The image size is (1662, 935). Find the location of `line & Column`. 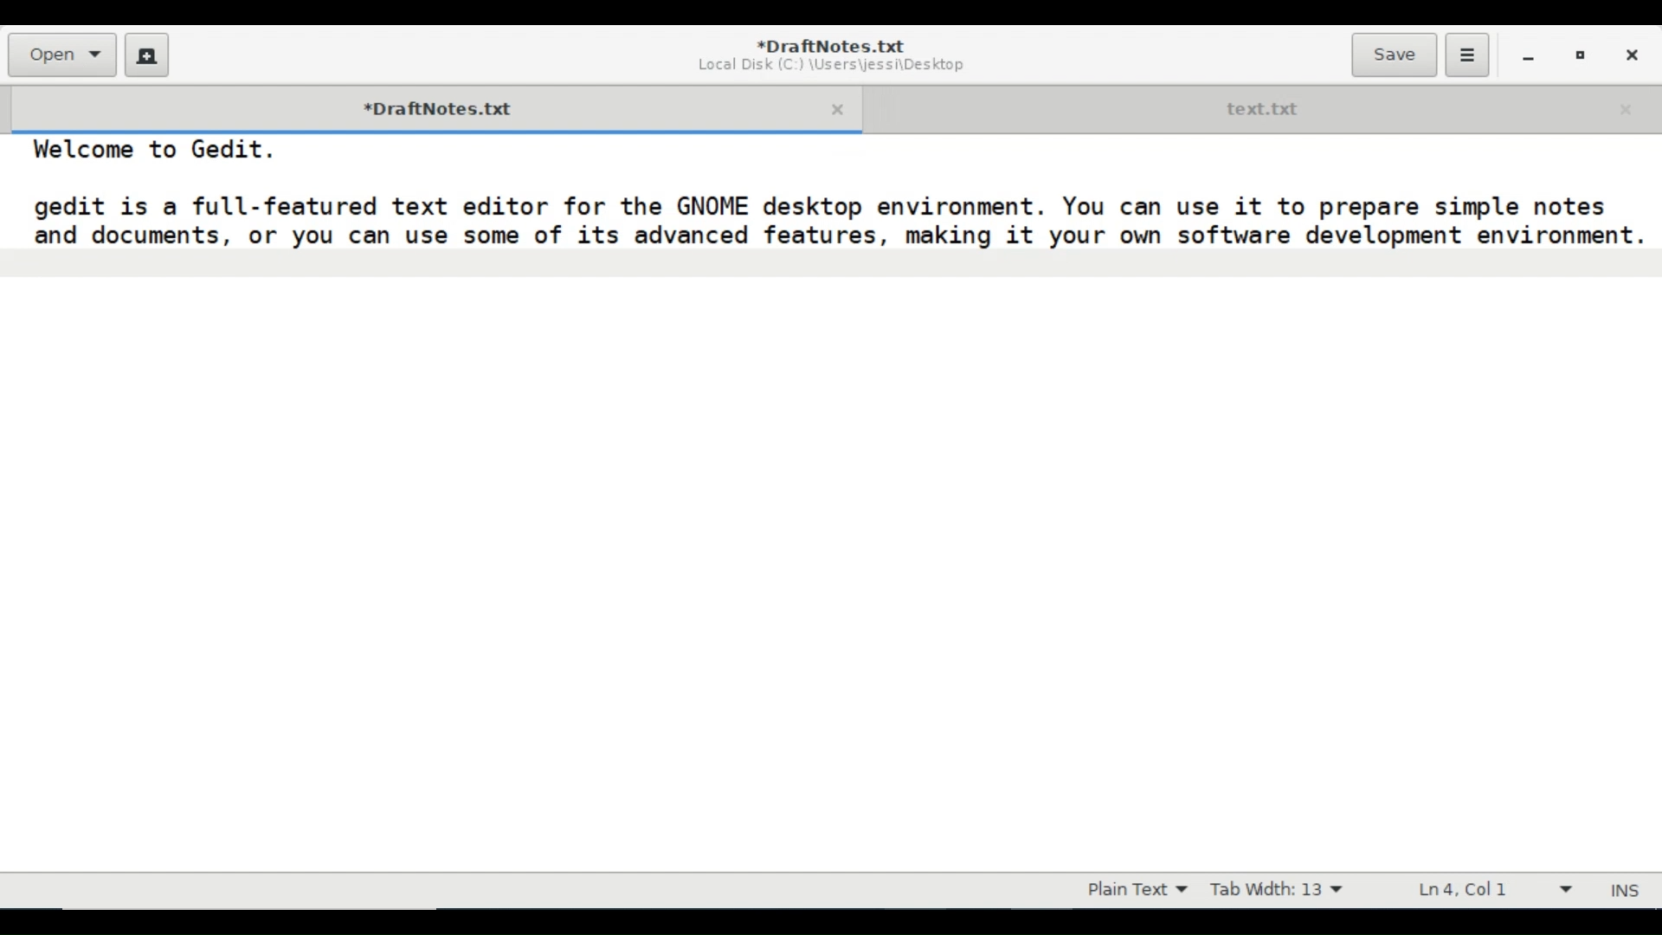

line & Column is located at coordinates (1486, 889).